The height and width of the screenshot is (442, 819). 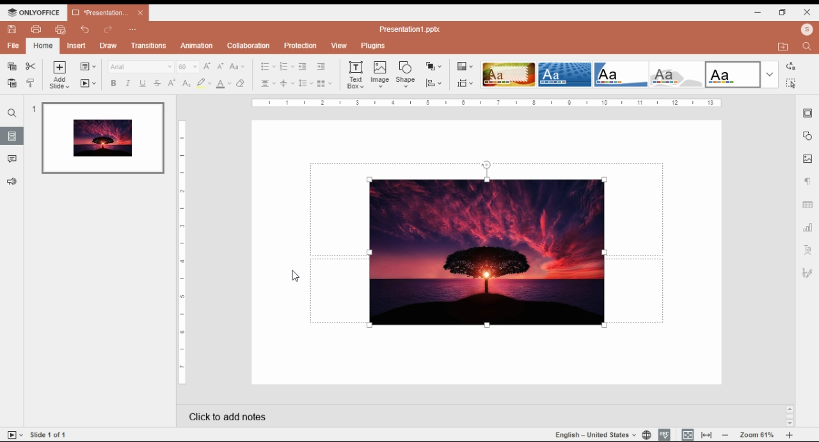 What do you see at coordinates (221, 66) in the screenshot?
I see `decrement font size` at bounding box center [221, 66].